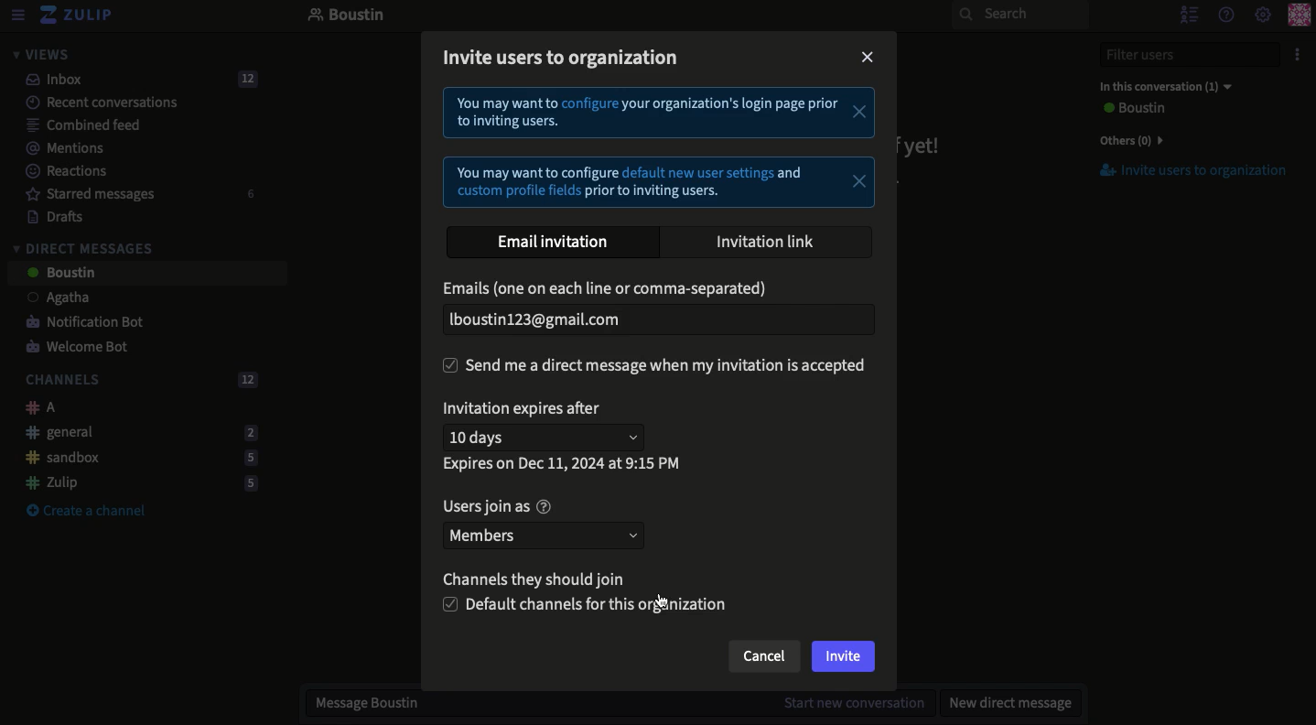  I want to click on Search , so click(1019, 15).